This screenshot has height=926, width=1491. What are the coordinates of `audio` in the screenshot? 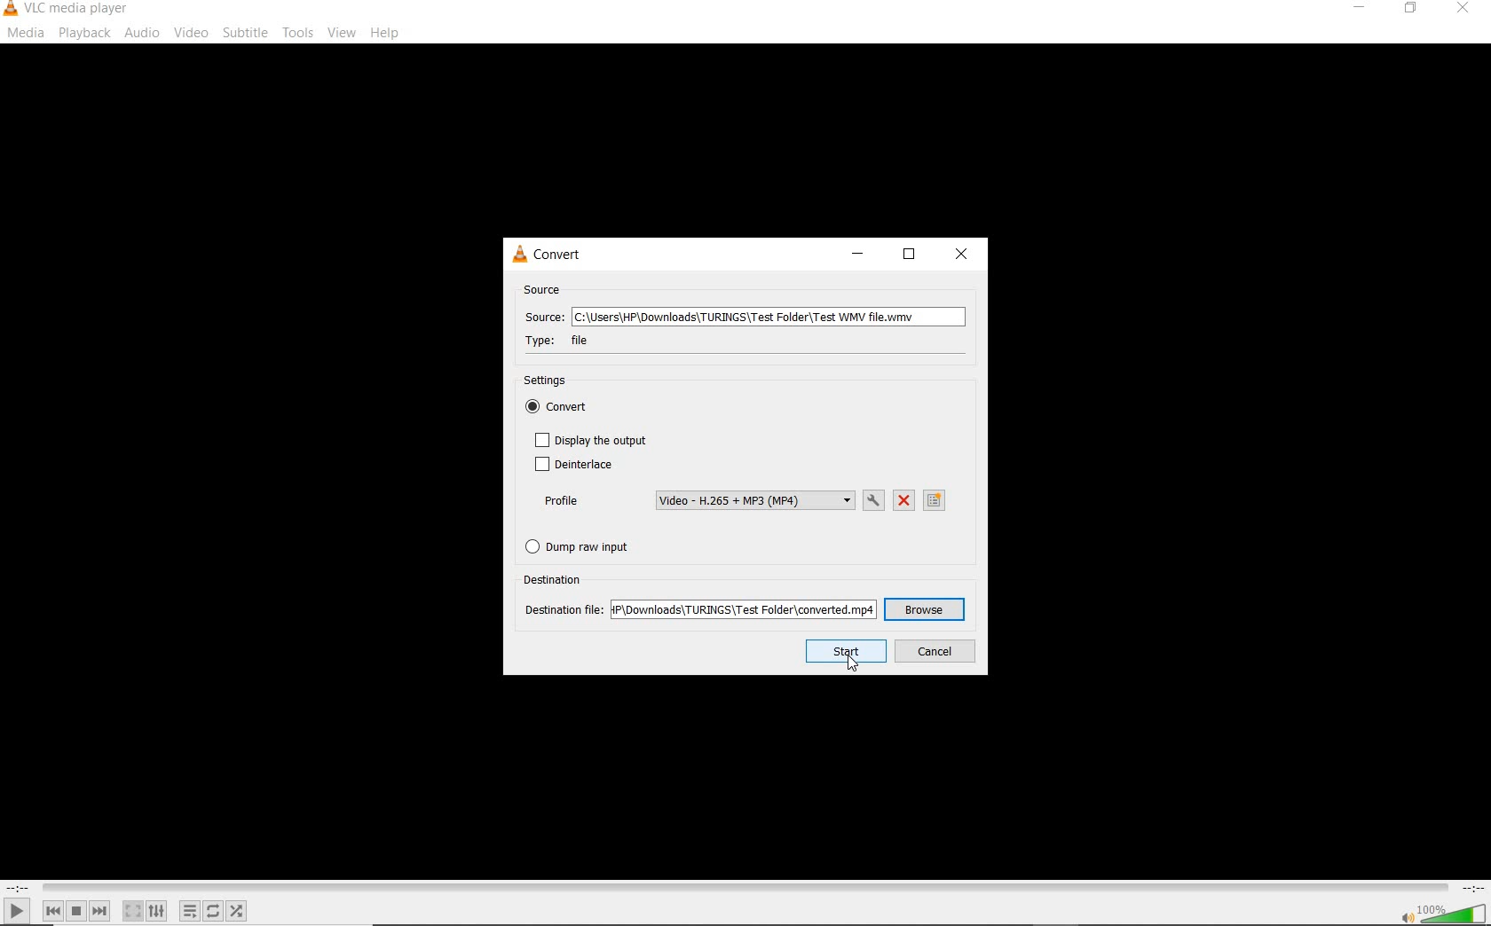 It's located at (144, 33).